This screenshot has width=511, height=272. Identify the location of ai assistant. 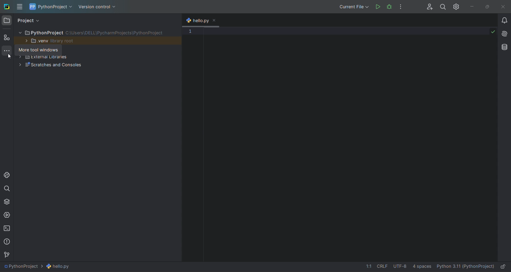
(505, 35).